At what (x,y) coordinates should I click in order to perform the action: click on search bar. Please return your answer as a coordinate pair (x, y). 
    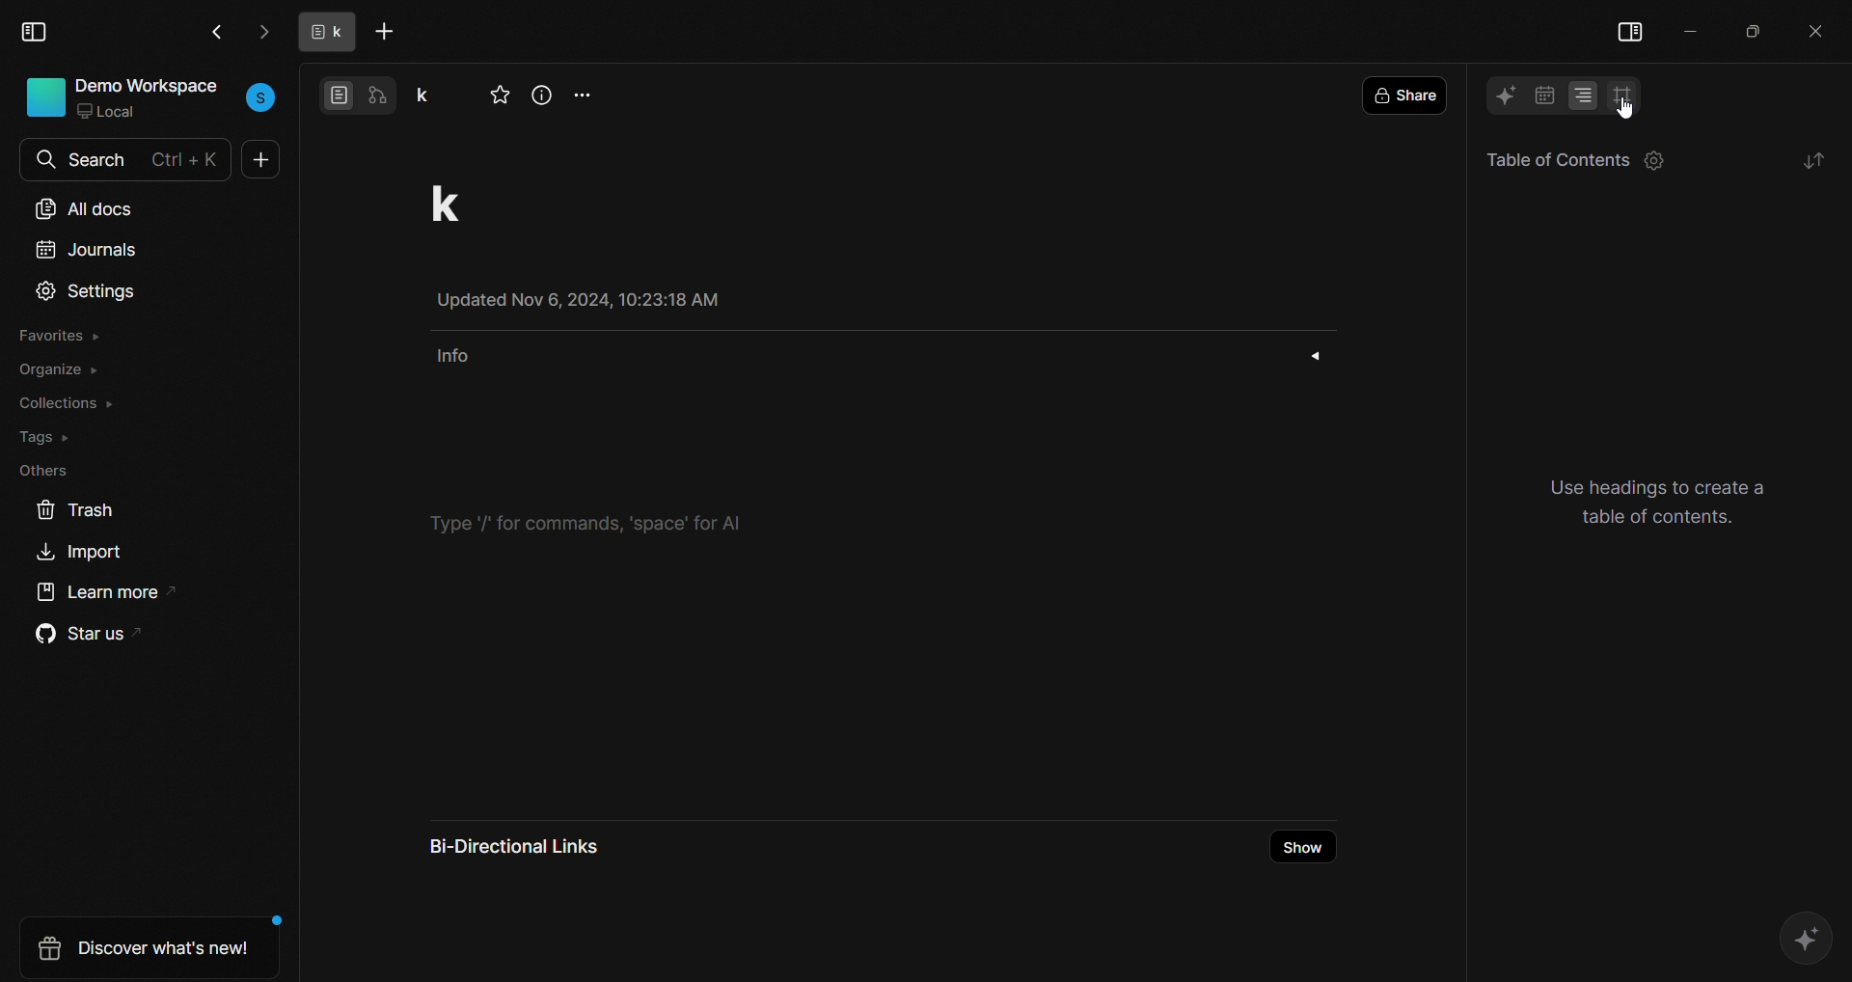
    Looking at the image, I should click on (141, 155).